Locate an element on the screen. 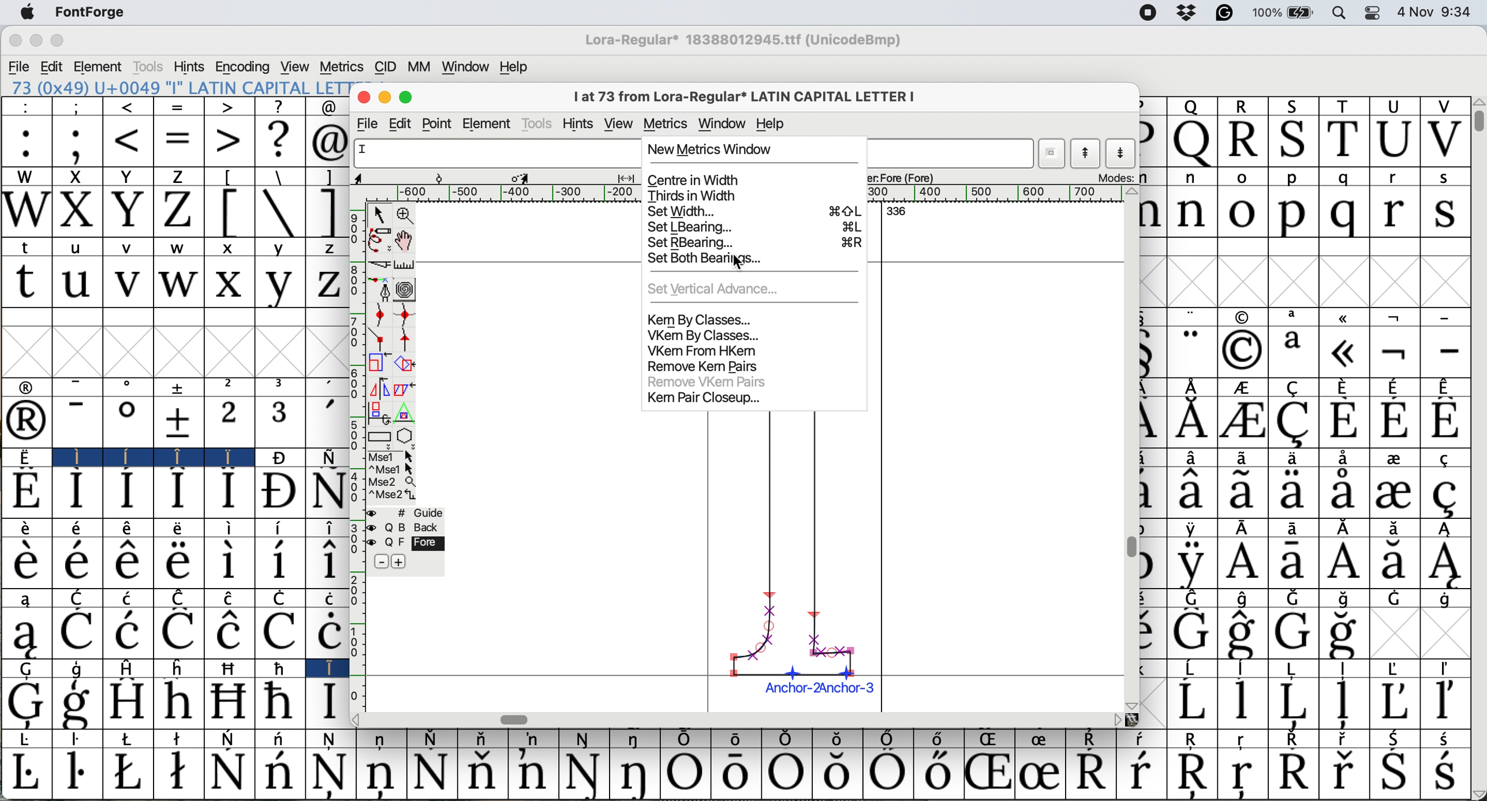 This screenshot has height=801, width=1487.  is located at coordinates (373, 525).